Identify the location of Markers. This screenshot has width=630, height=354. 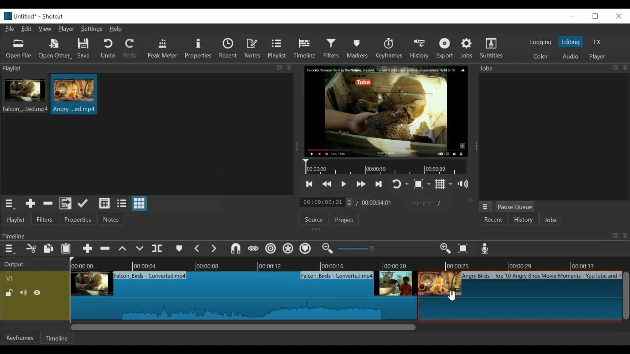
(359, 48).